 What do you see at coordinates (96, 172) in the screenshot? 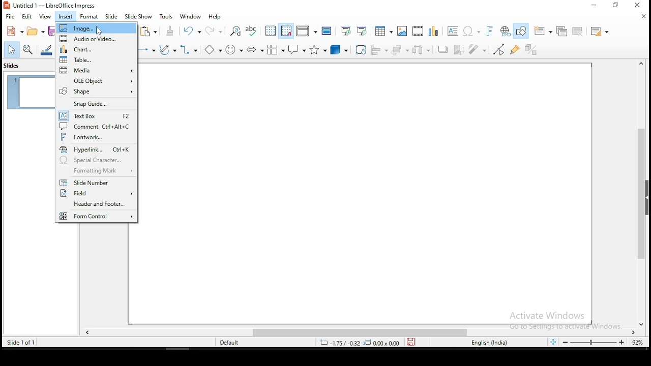
I see `formatting mark` at bounding box center [96, 172].